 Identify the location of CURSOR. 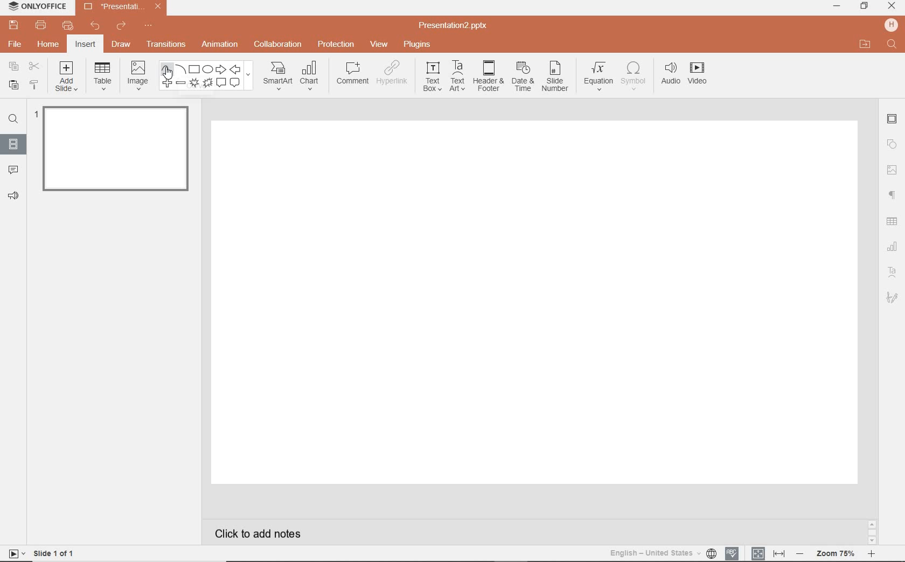
(169, 75).